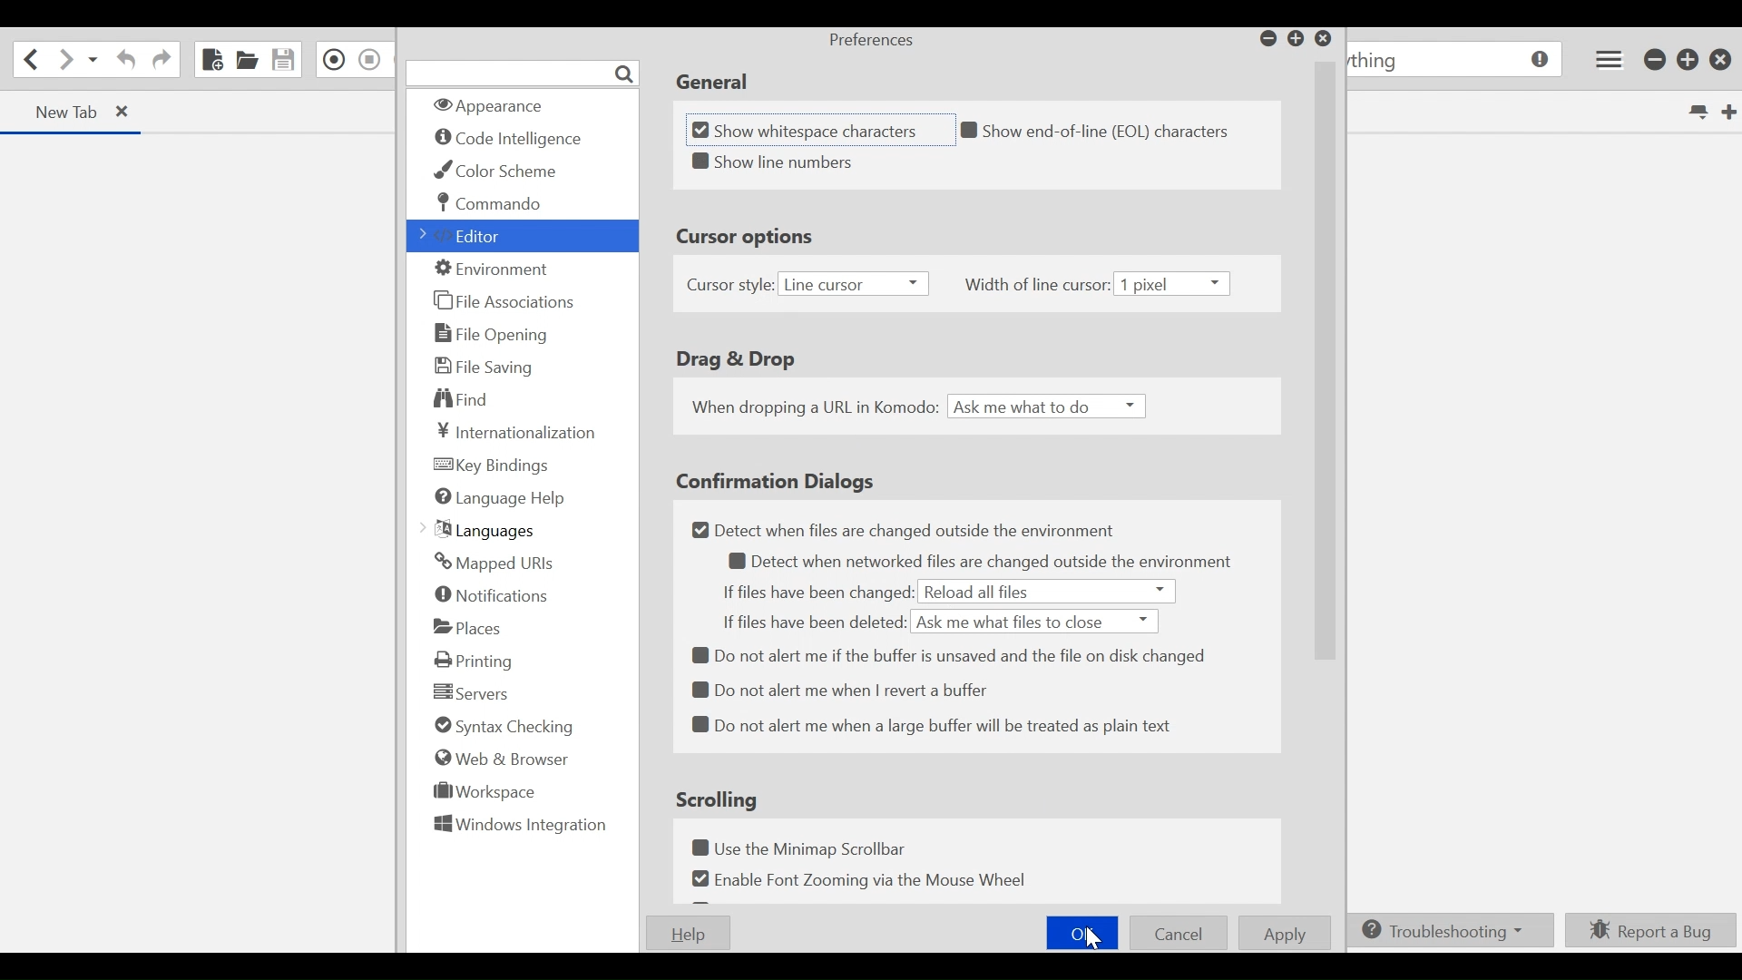 This screenshot has height=980, width=1742. I want to click on Save File, so click(282, 60).